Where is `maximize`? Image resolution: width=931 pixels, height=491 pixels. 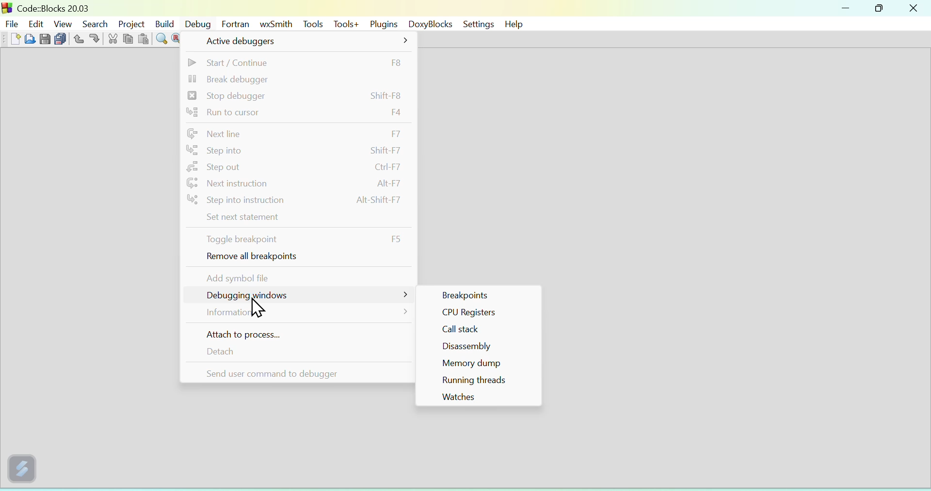 maximize is located at coordinates (880, 8).